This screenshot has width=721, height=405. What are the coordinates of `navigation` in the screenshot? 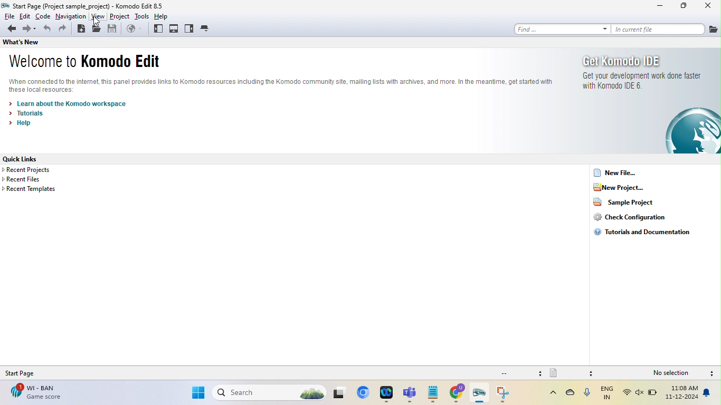 It's located at (71, 16).